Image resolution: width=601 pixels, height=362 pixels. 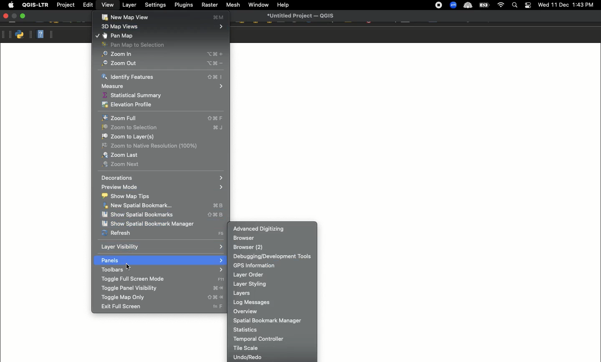 What do you see at coordinates (163, 215) in the screenshot?
I see `Show spatial bookmarks` at bounding box center [163, 215].